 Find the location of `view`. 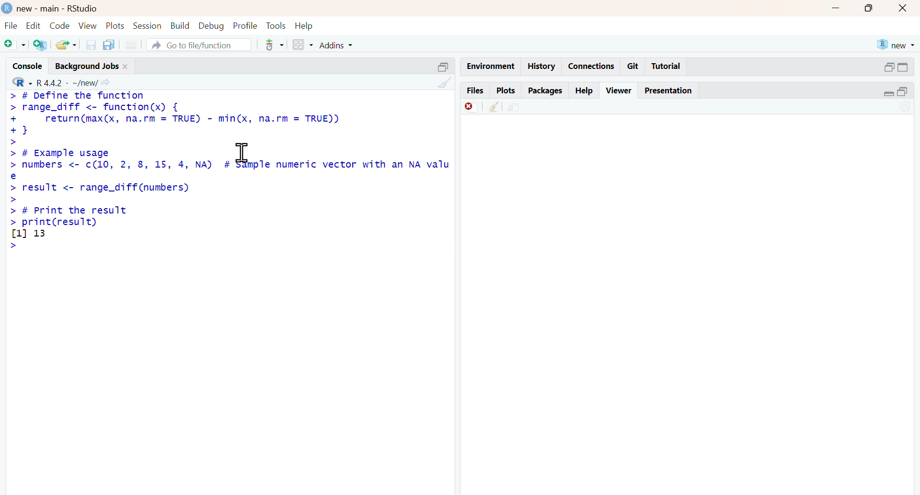

view is located at coordinates (88, 26).